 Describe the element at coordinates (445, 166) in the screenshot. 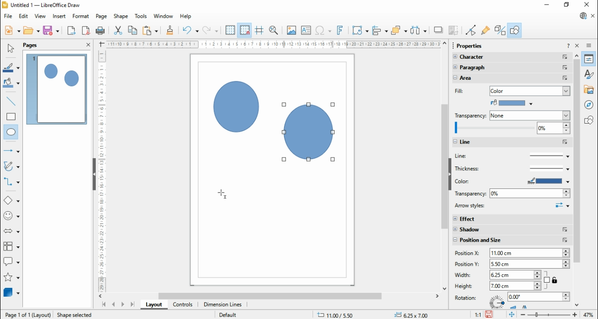

I see `scroll bar` at that location.